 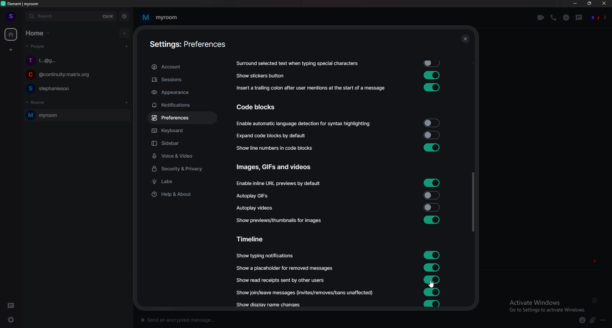 I want to click on chat, so click(x=75, y=75).